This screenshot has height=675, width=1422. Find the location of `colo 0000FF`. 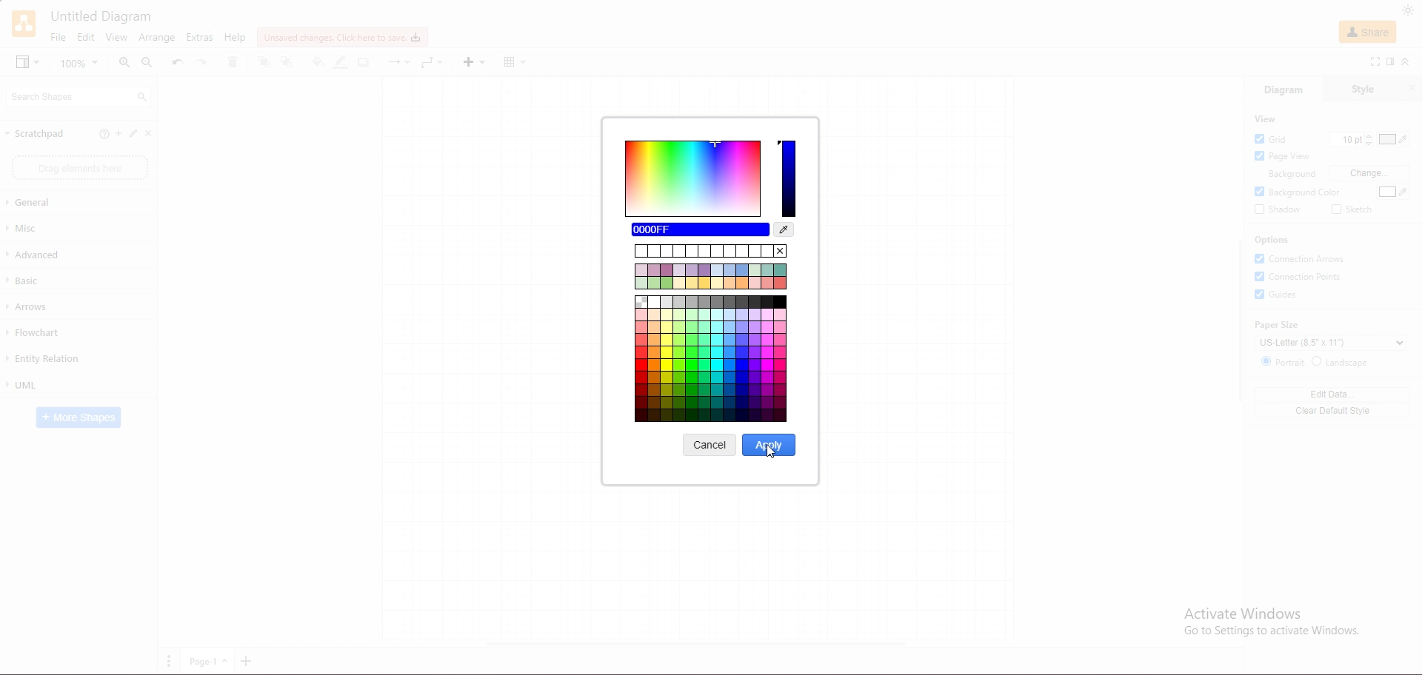

colo 0000FF is located at coordinates (700, 230).